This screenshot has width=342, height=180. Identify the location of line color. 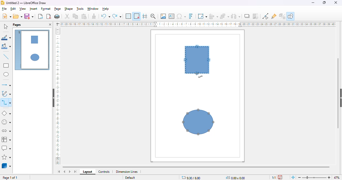
(6, 37).